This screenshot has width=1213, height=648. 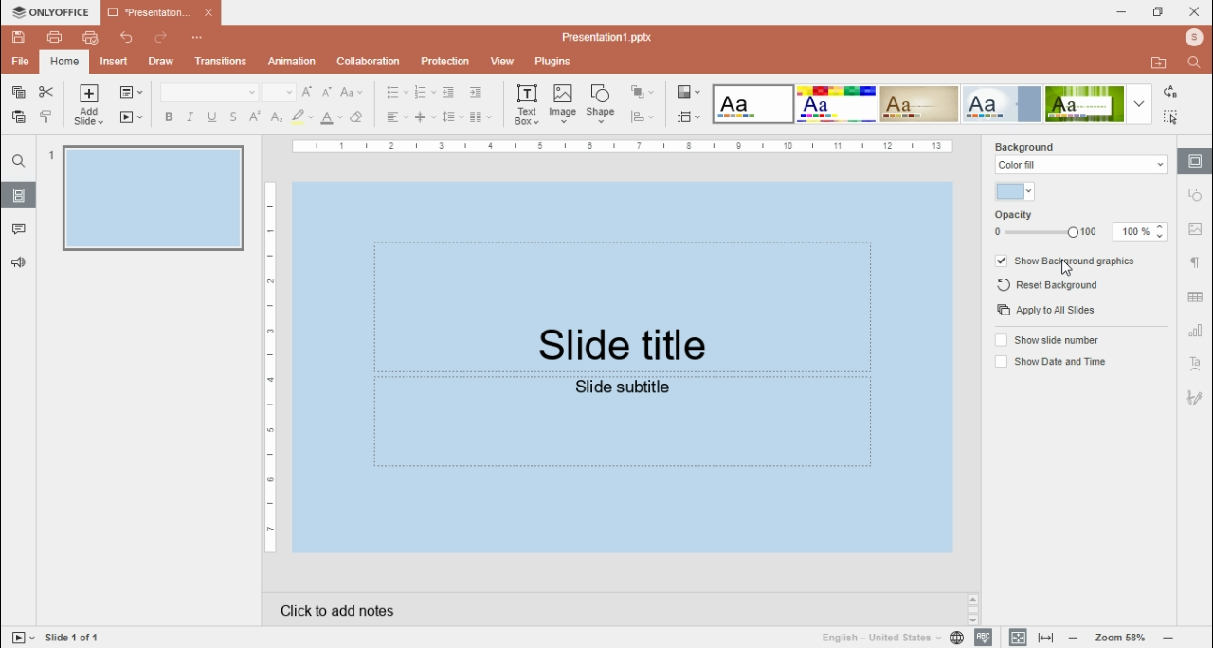 I want to click on find, so click(x=19, y=161).